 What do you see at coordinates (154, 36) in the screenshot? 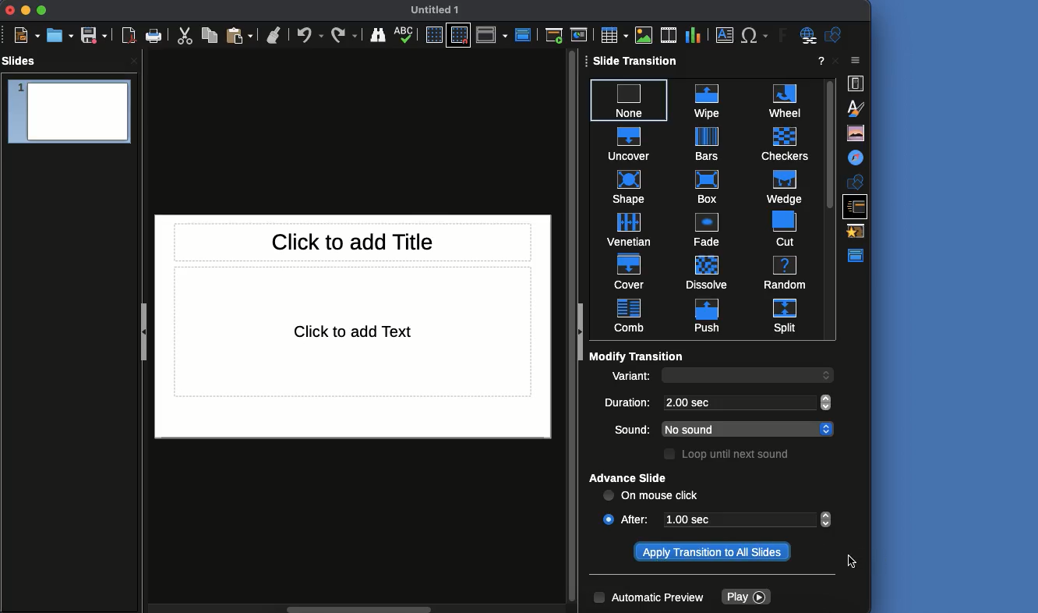
I see `Print` at bounding box center [154, 36].